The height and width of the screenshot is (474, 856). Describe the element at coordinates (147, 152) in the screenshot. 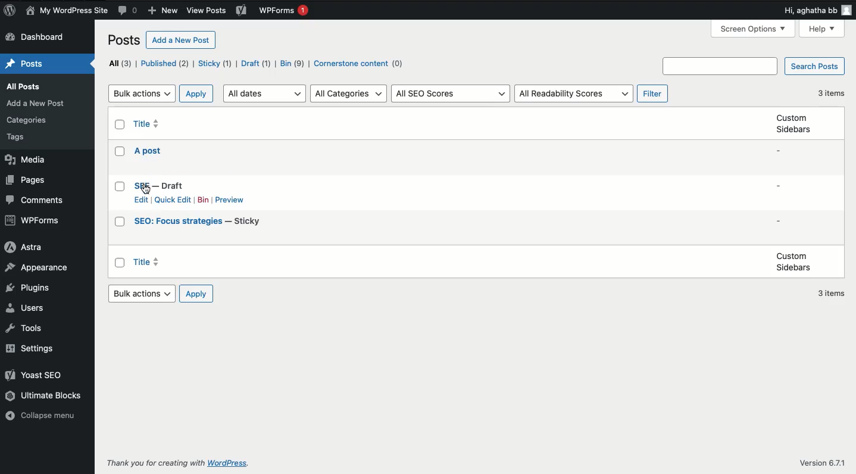

I see `A posts` at that location.